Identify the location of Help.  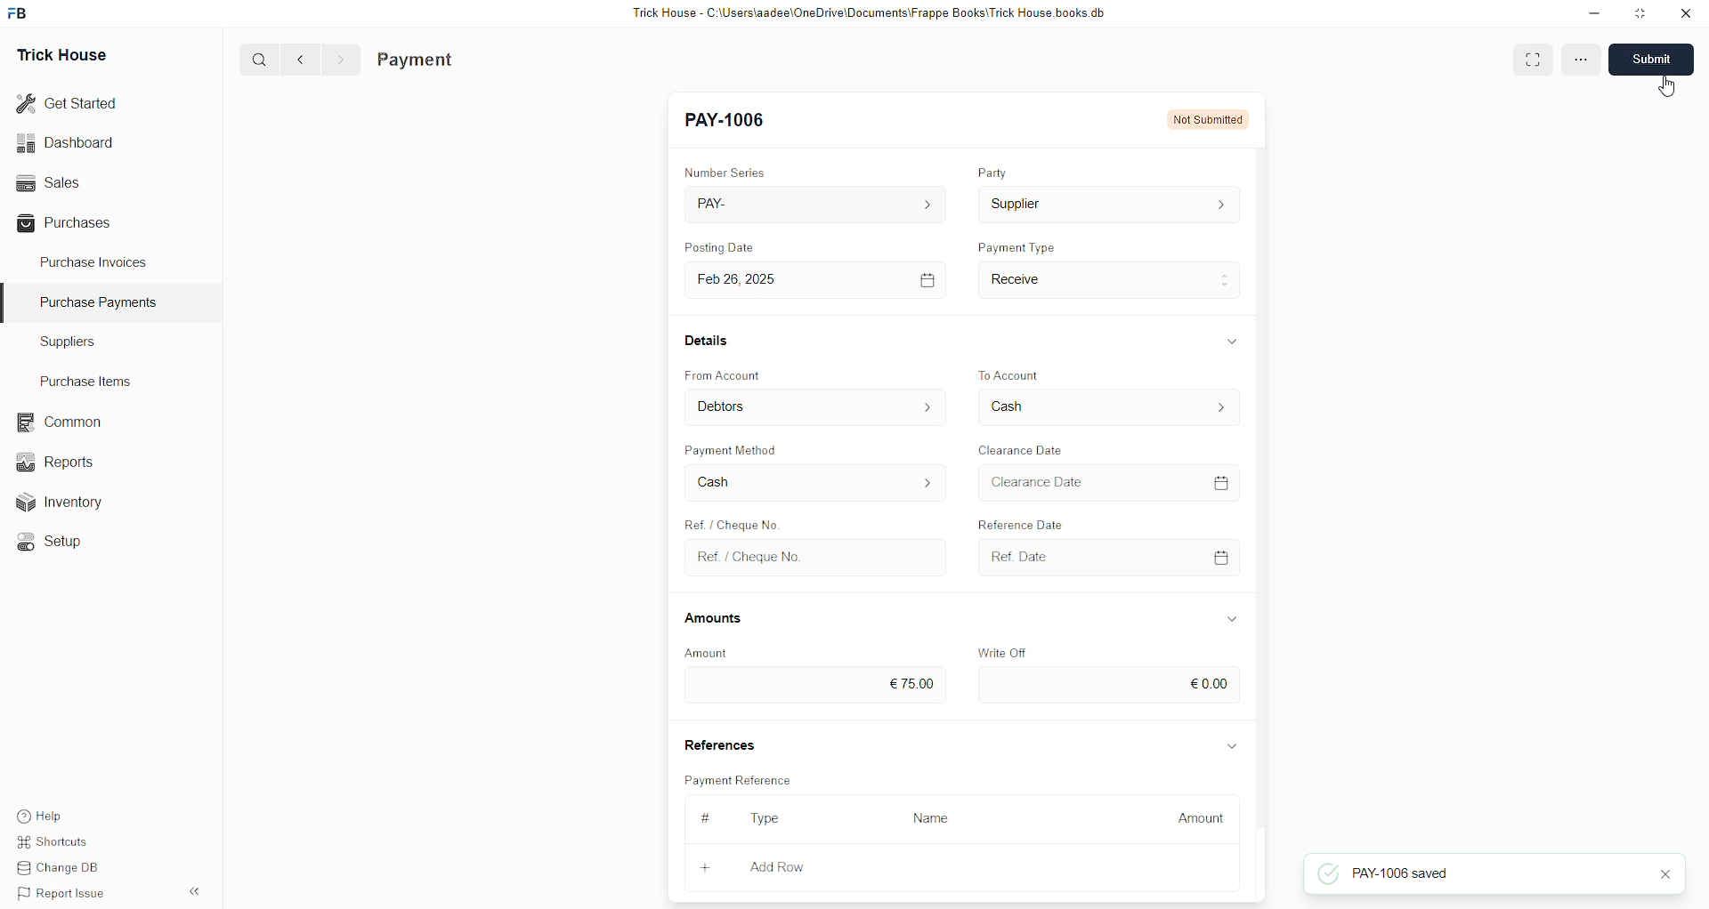
(39, 816).